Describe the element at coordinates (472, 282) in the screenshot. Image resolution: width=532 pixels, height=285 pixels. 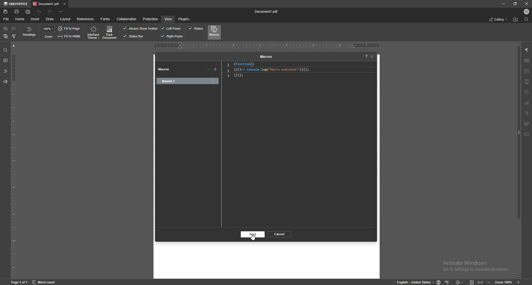
I see `fit to screen` at that location.